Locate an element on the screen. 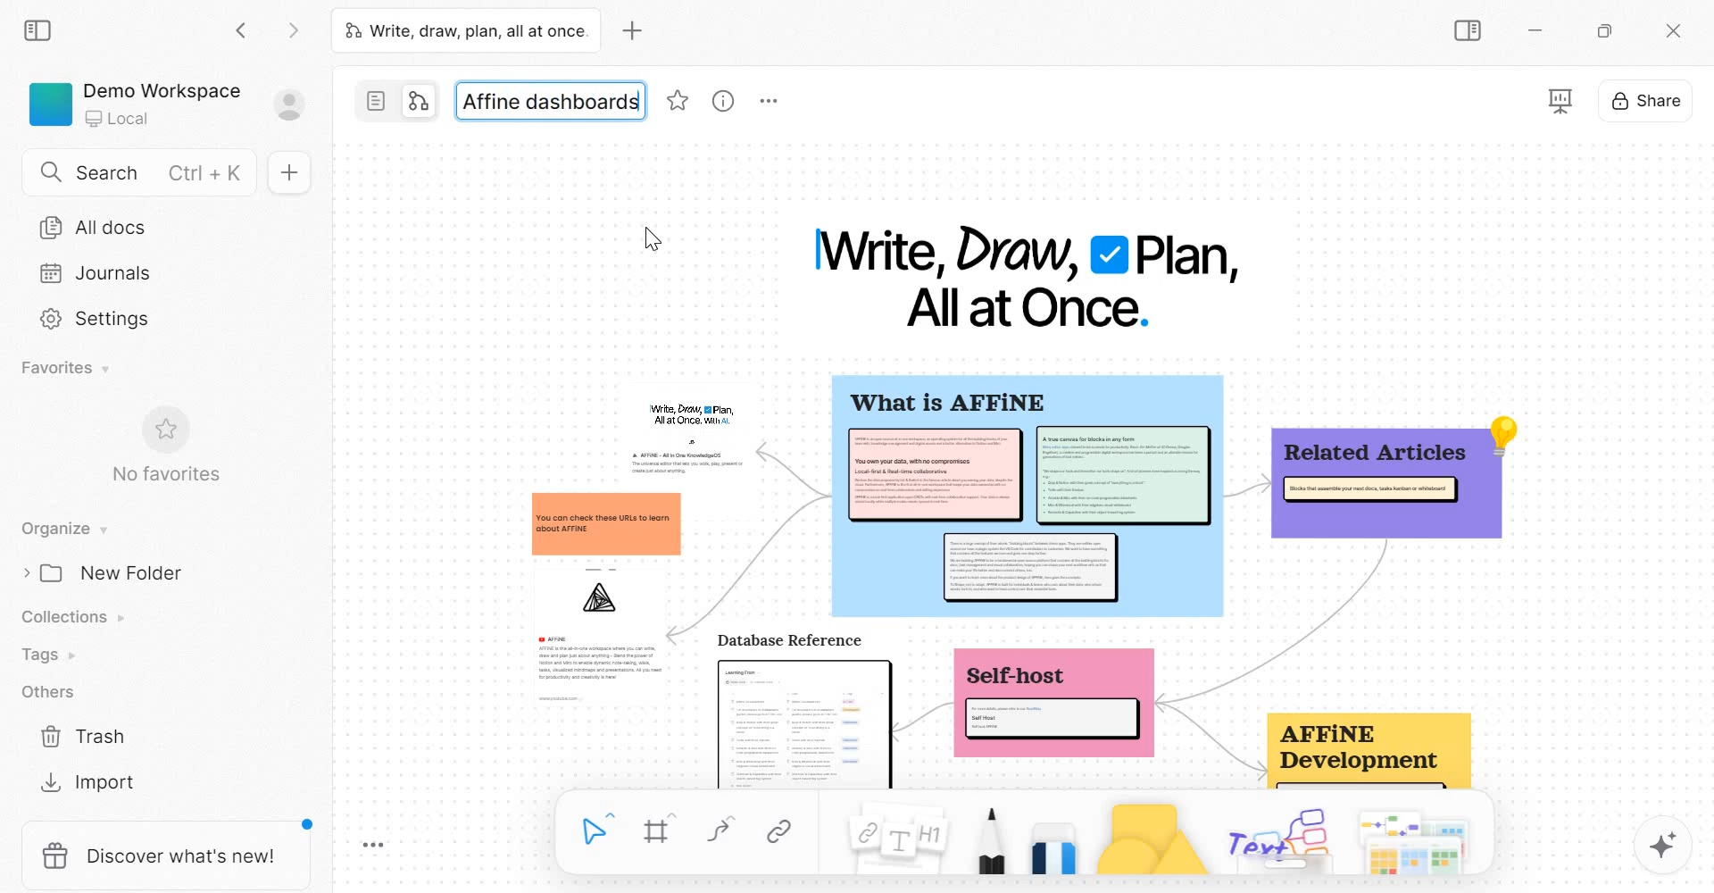 The height and width of the screenshot is (893, 1714). No favorites is located at coordinates (166, 477).